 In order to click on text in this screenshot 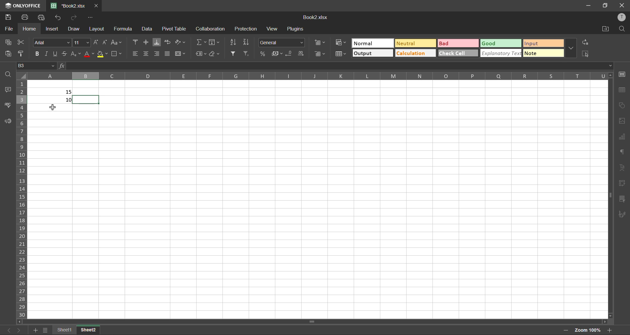, I will do `click(621, 166)`.